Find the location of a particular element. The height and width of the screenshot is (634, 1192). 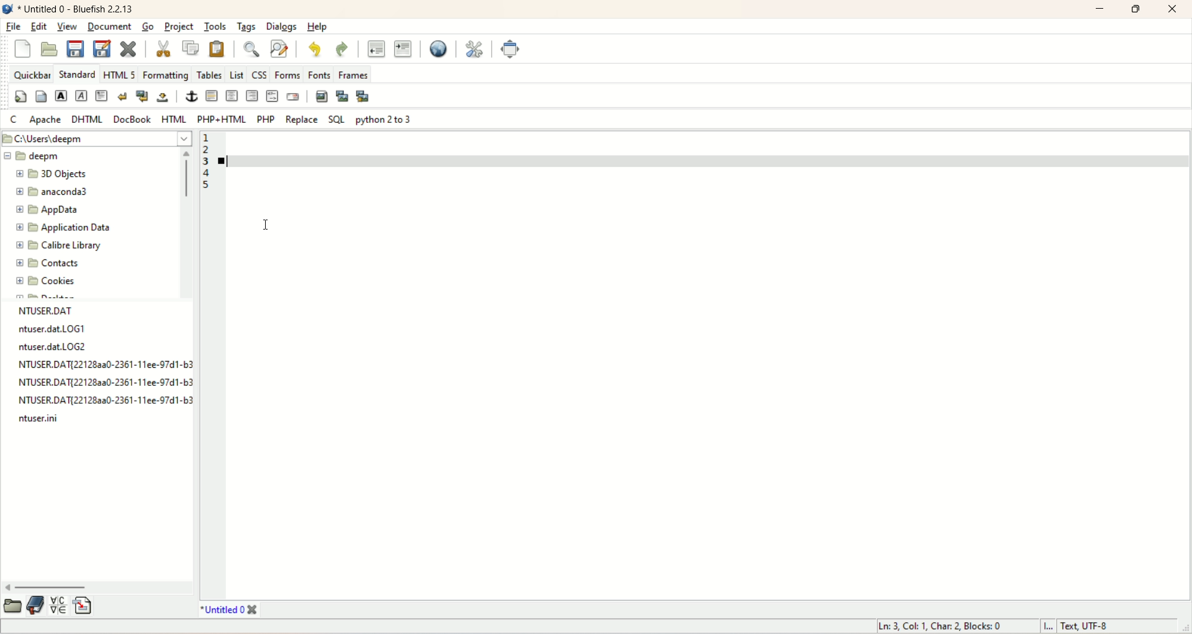

C is located at coordinates (13, 120).